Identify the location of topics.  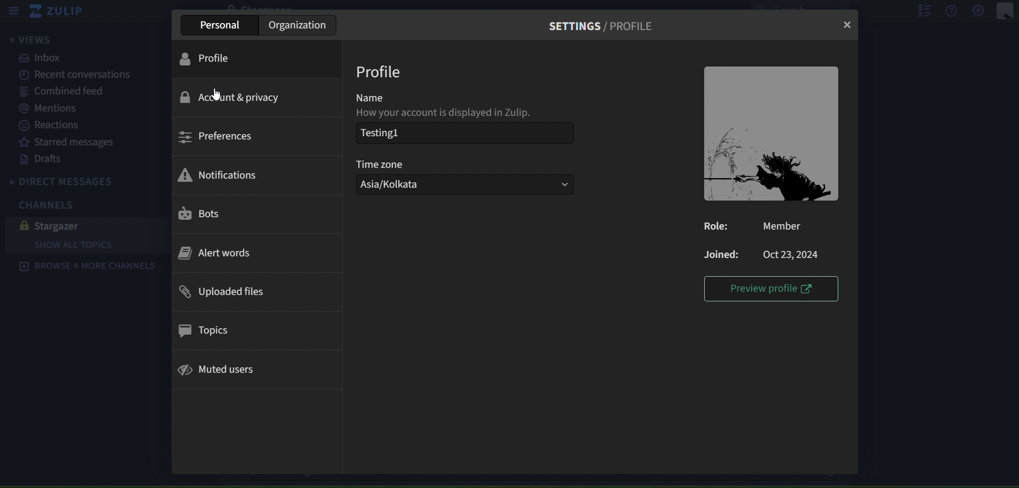
(202, 330).